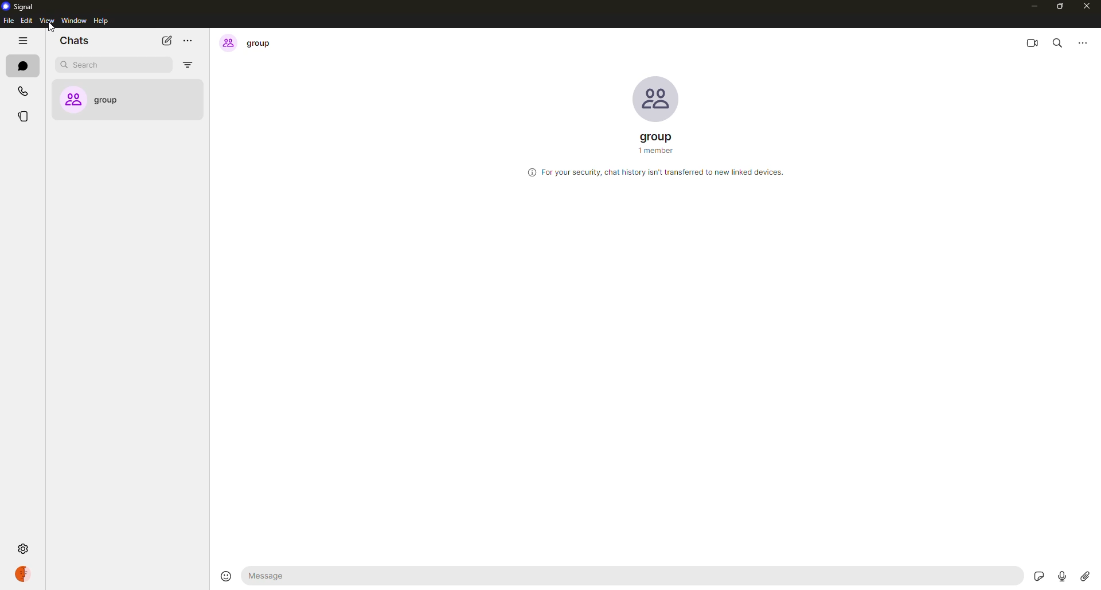 The width and height of the screenshot is (1101, 590). I want to click on video call, so click(1034, 41).